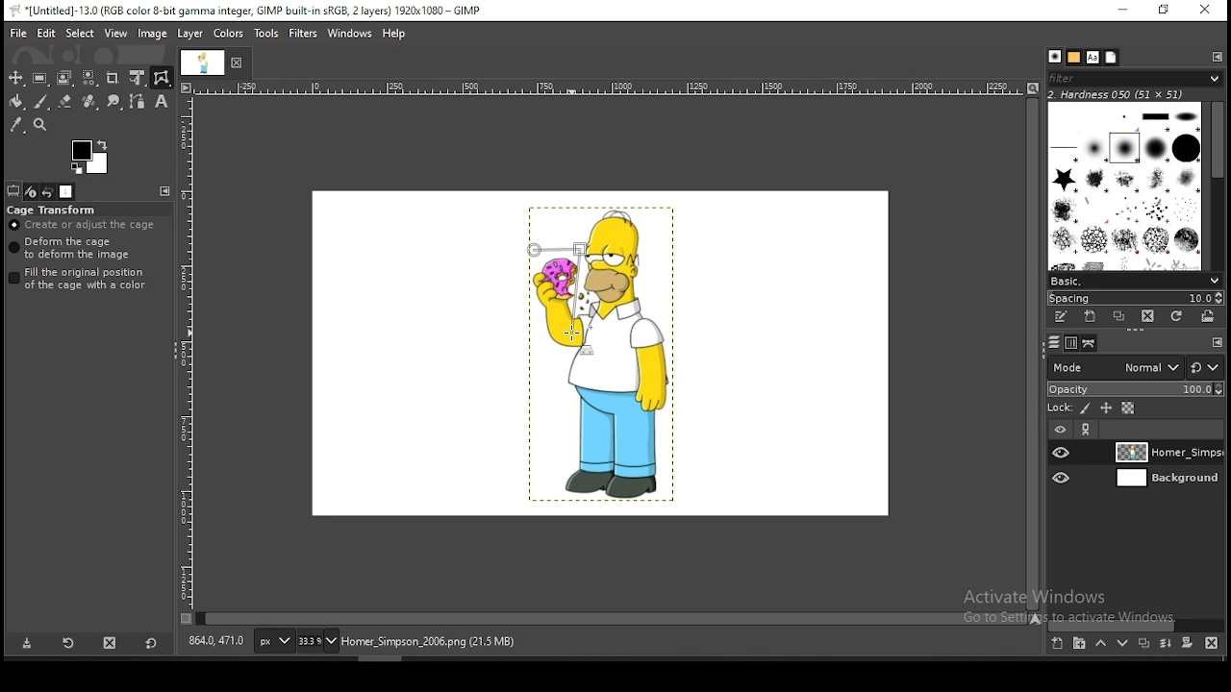  What do you see at coordinates (67, 192) in the screenshot?
I see `images` at bounding box center [67, 192].